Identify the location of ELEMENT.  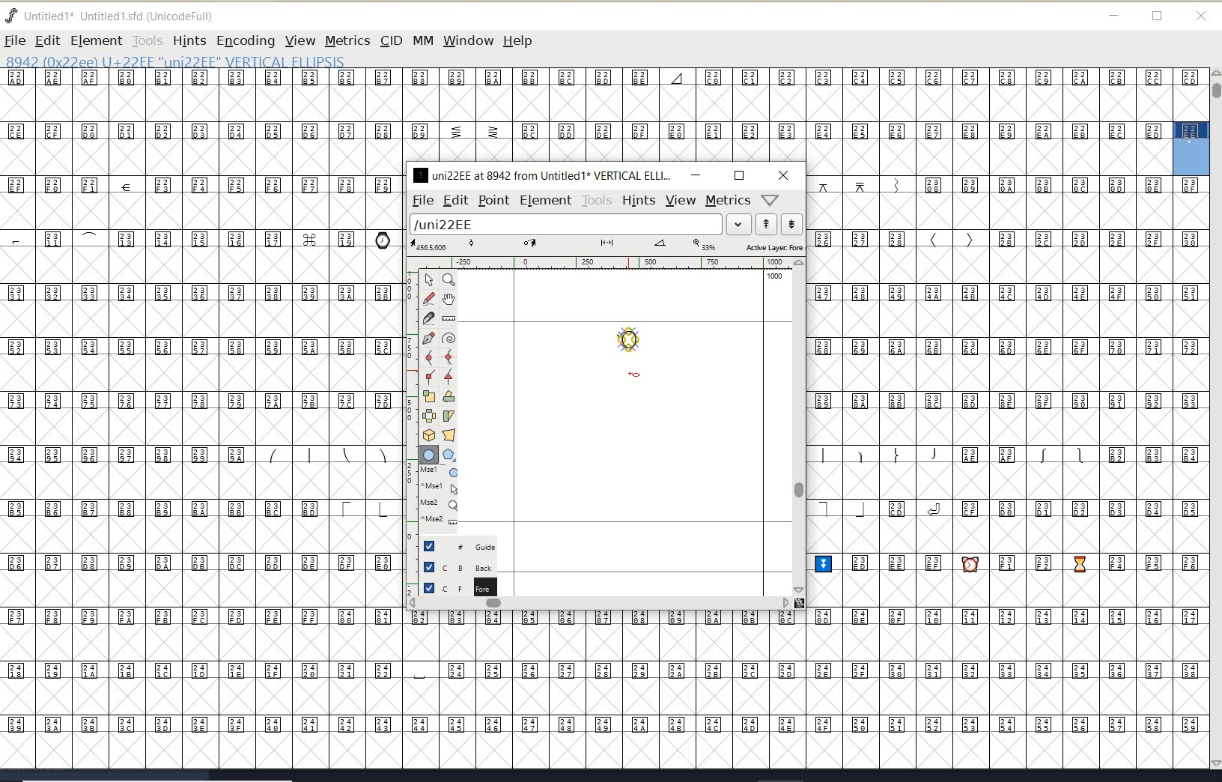
(96, 40).